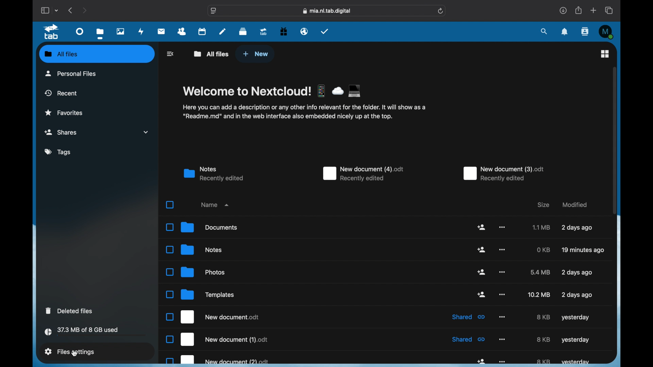  What do you see at coordinates (585, 32) in the screenshot?
I see `contacts` at bounding box center [585, 32].